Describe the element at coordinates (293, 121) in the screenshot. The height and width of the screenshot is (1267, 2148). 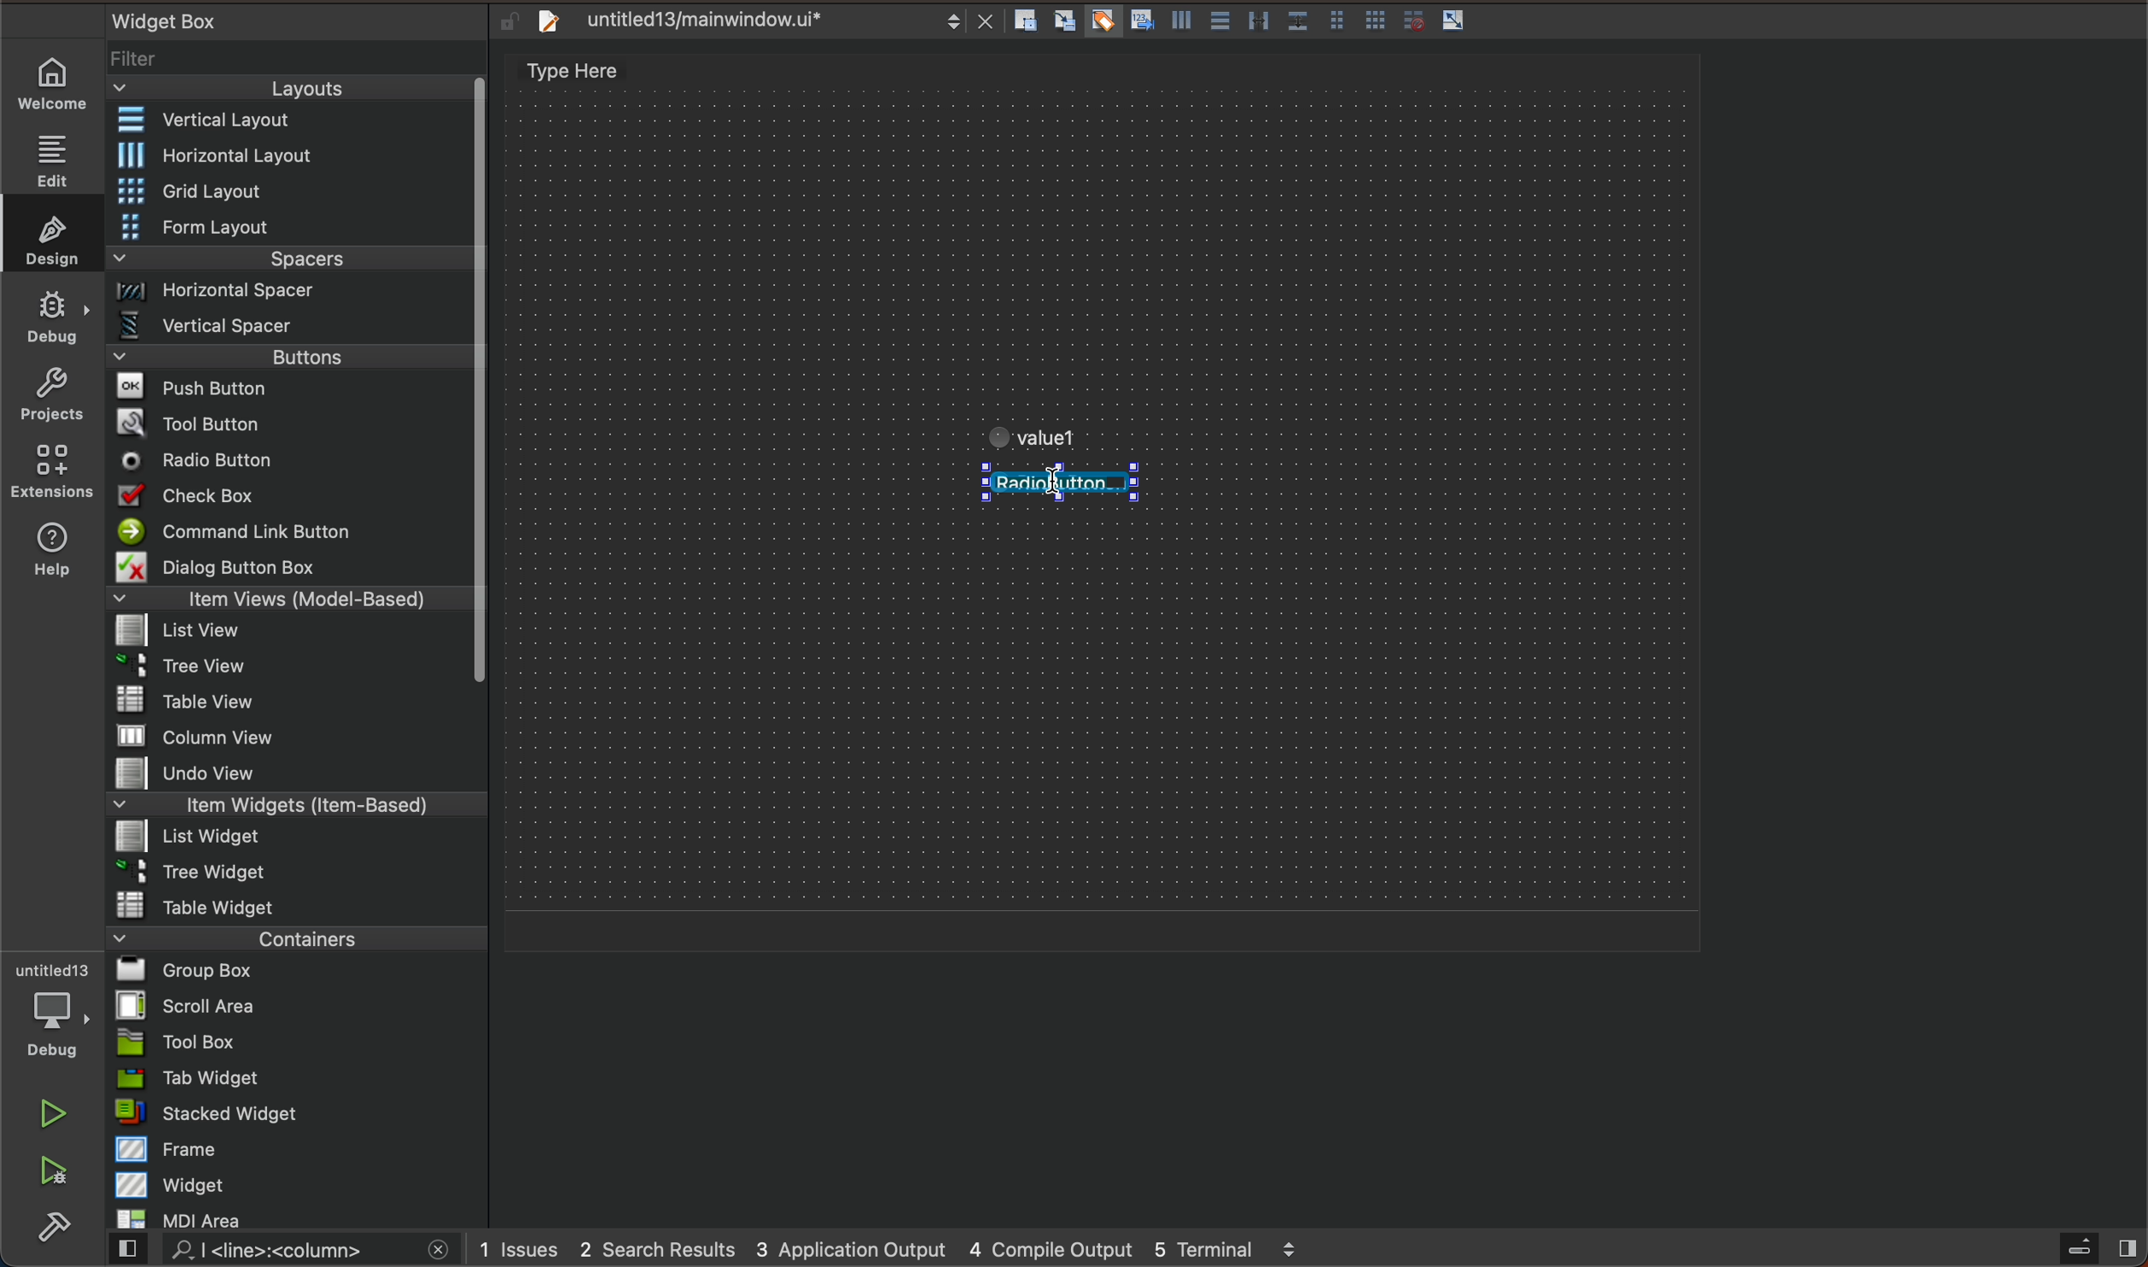
I see `Vertical layout ` at that location.